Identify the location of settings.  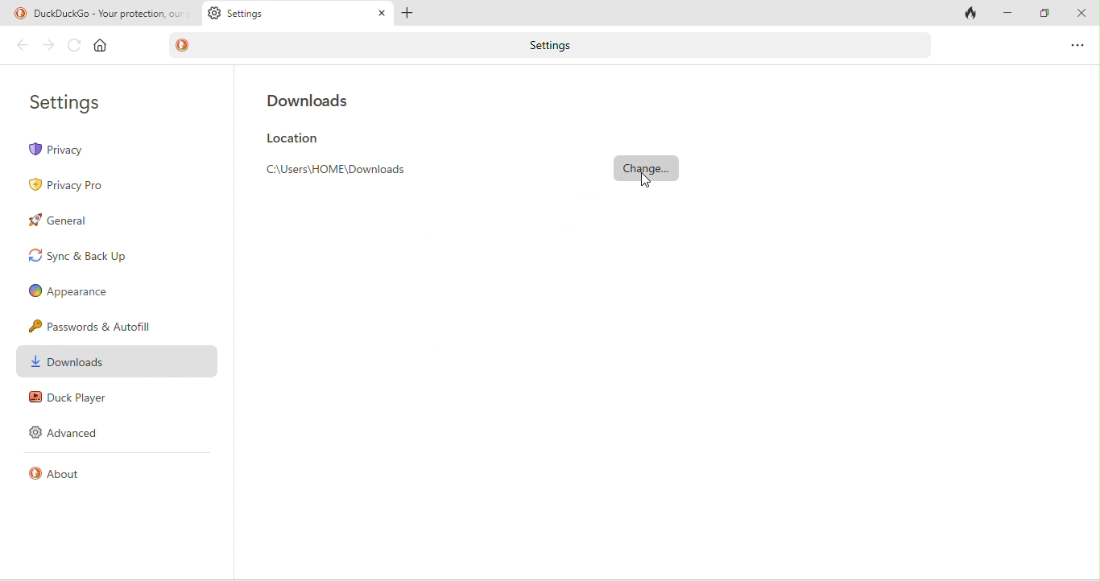
(75, 101).